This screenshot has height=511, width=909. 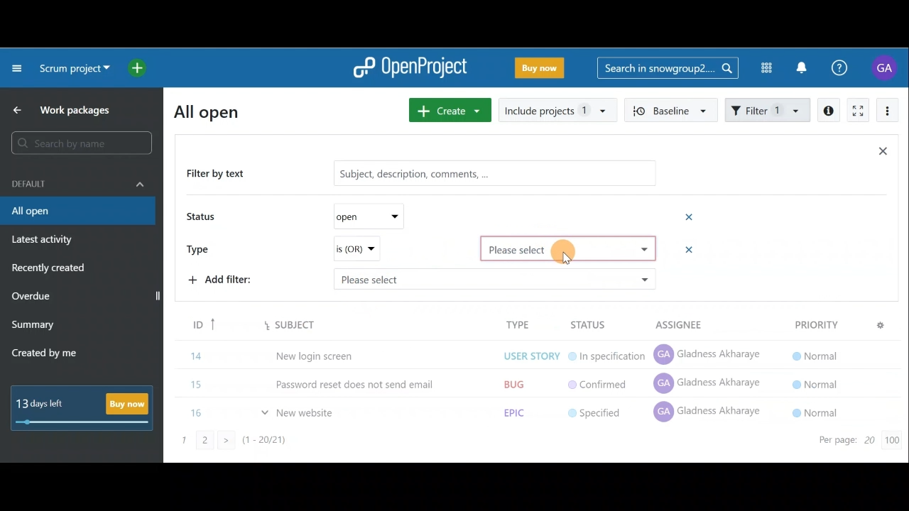 I want to click on Open quick add menu, so click(x=140, y=68).